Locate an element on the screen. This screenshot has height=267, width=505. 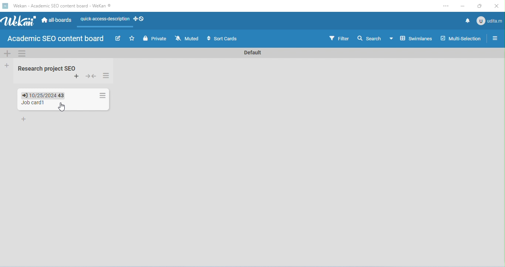
card name: Job card1 is located at coordinates (34, 103).